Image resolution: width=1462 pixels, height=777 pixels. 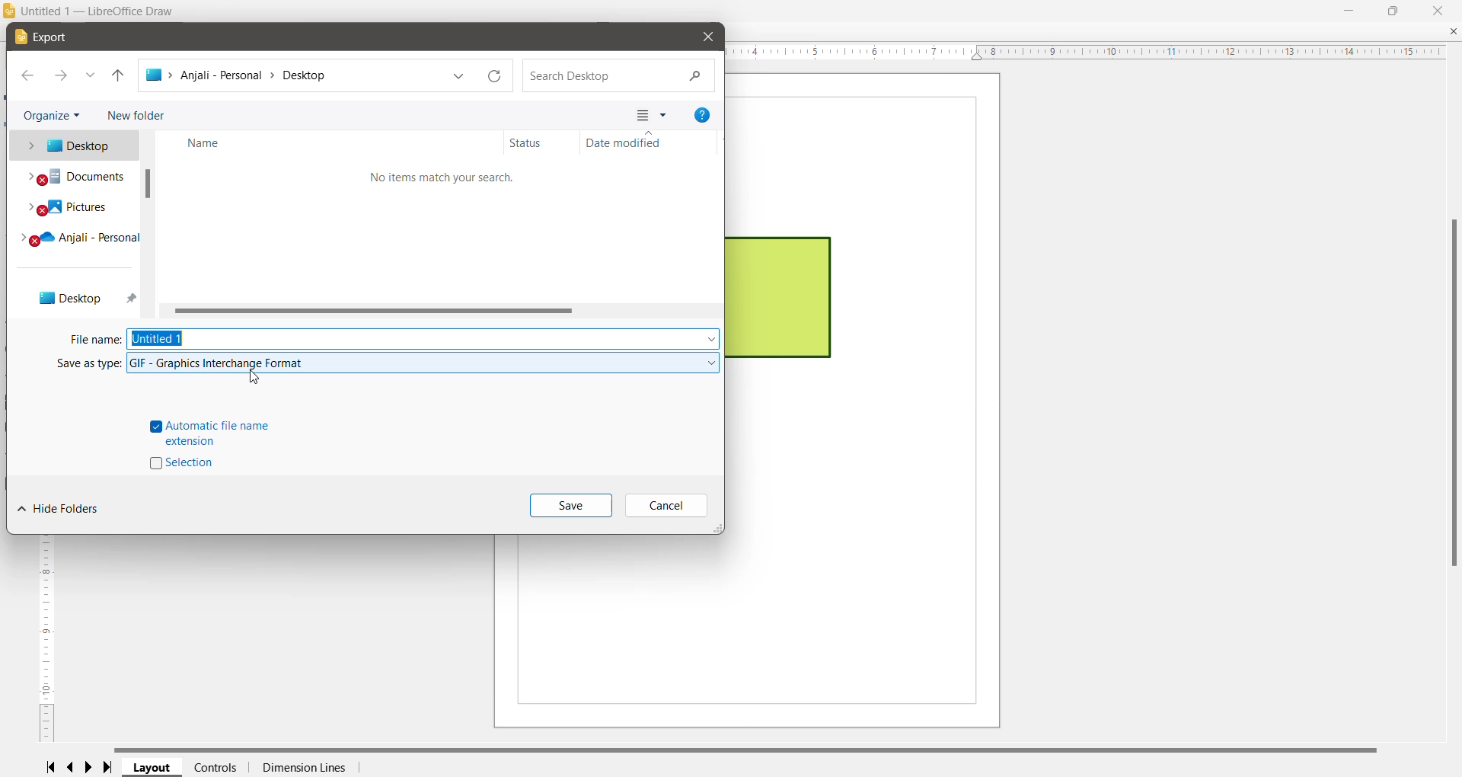 I want to click on Vertical Scroll Bar, so click(x=1451, y=392).